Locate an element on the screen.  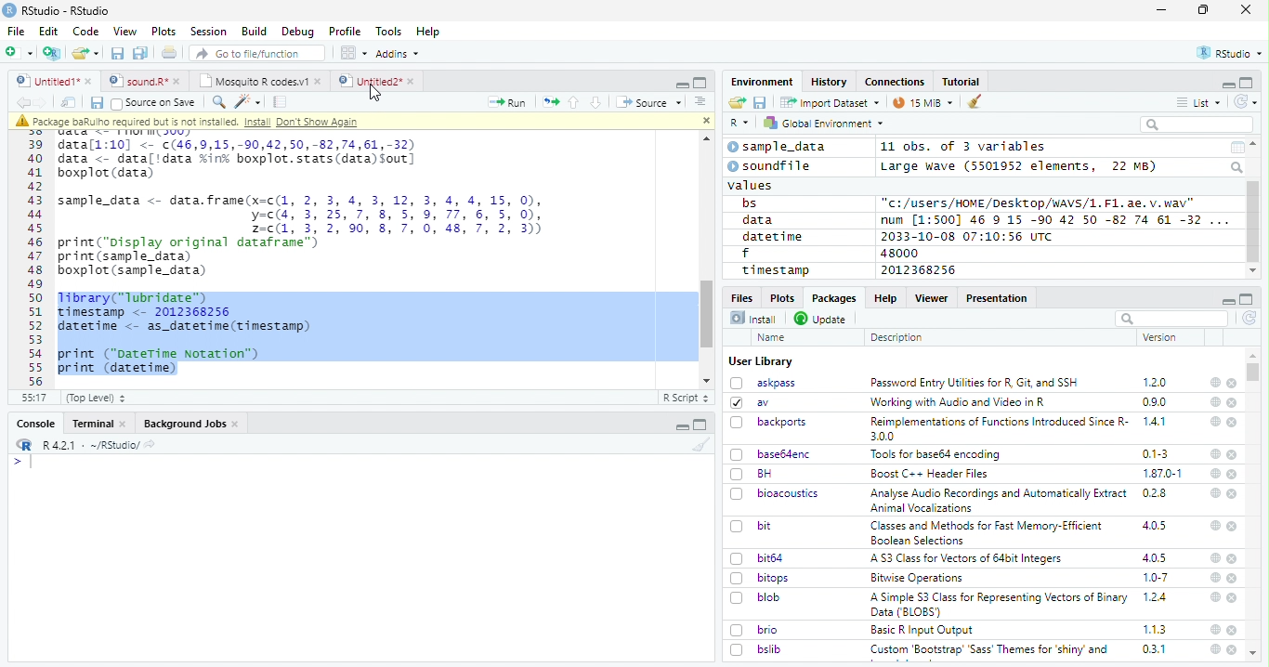
Basic R Input Output is located at coordinates (924, 630).